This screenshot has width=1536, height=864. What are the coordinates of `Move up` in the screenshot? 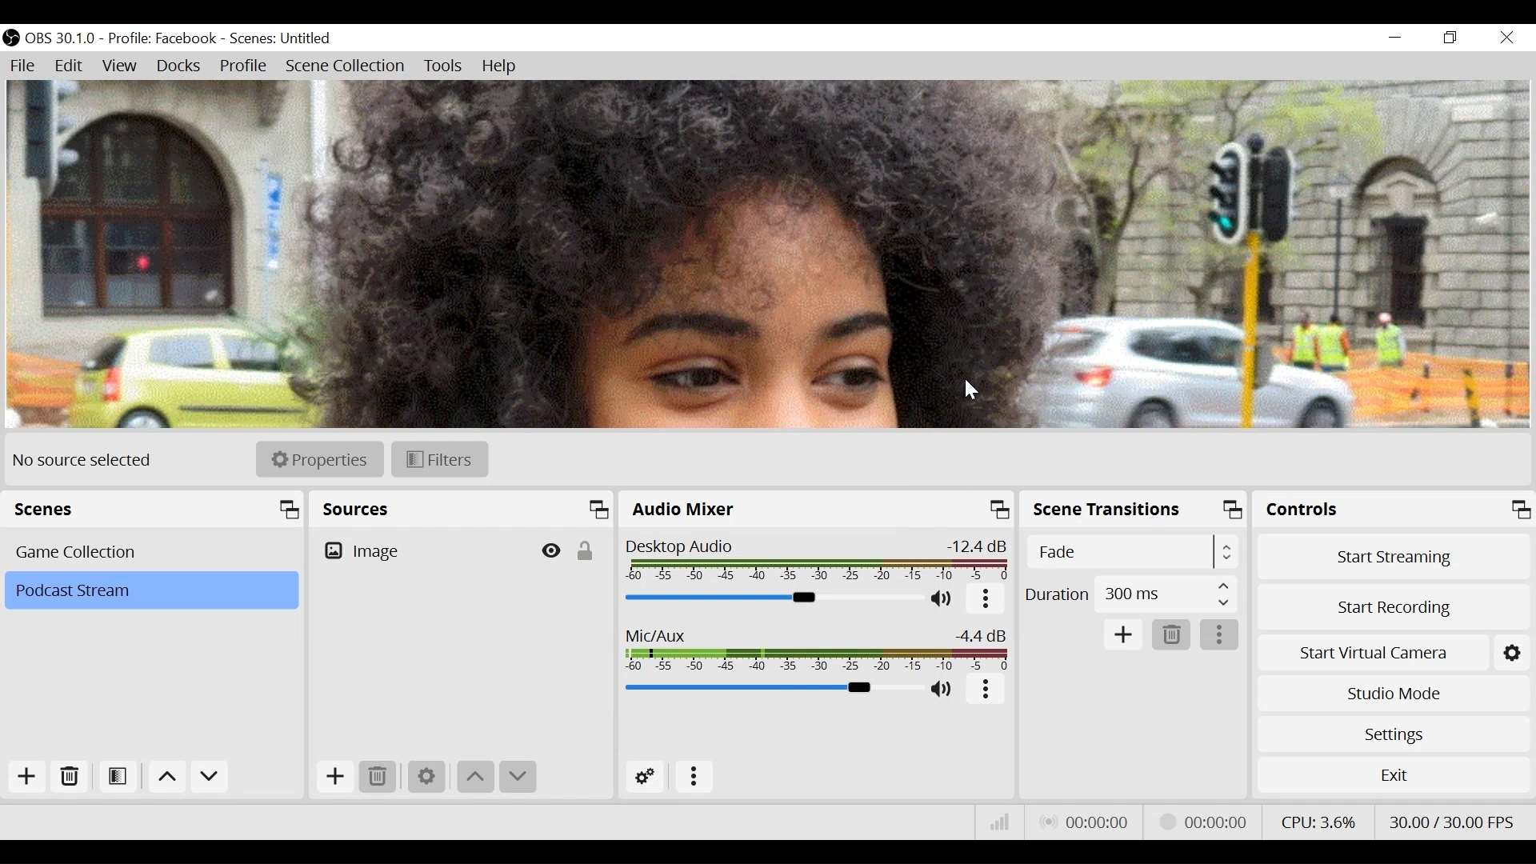 It's located at (167, 779).